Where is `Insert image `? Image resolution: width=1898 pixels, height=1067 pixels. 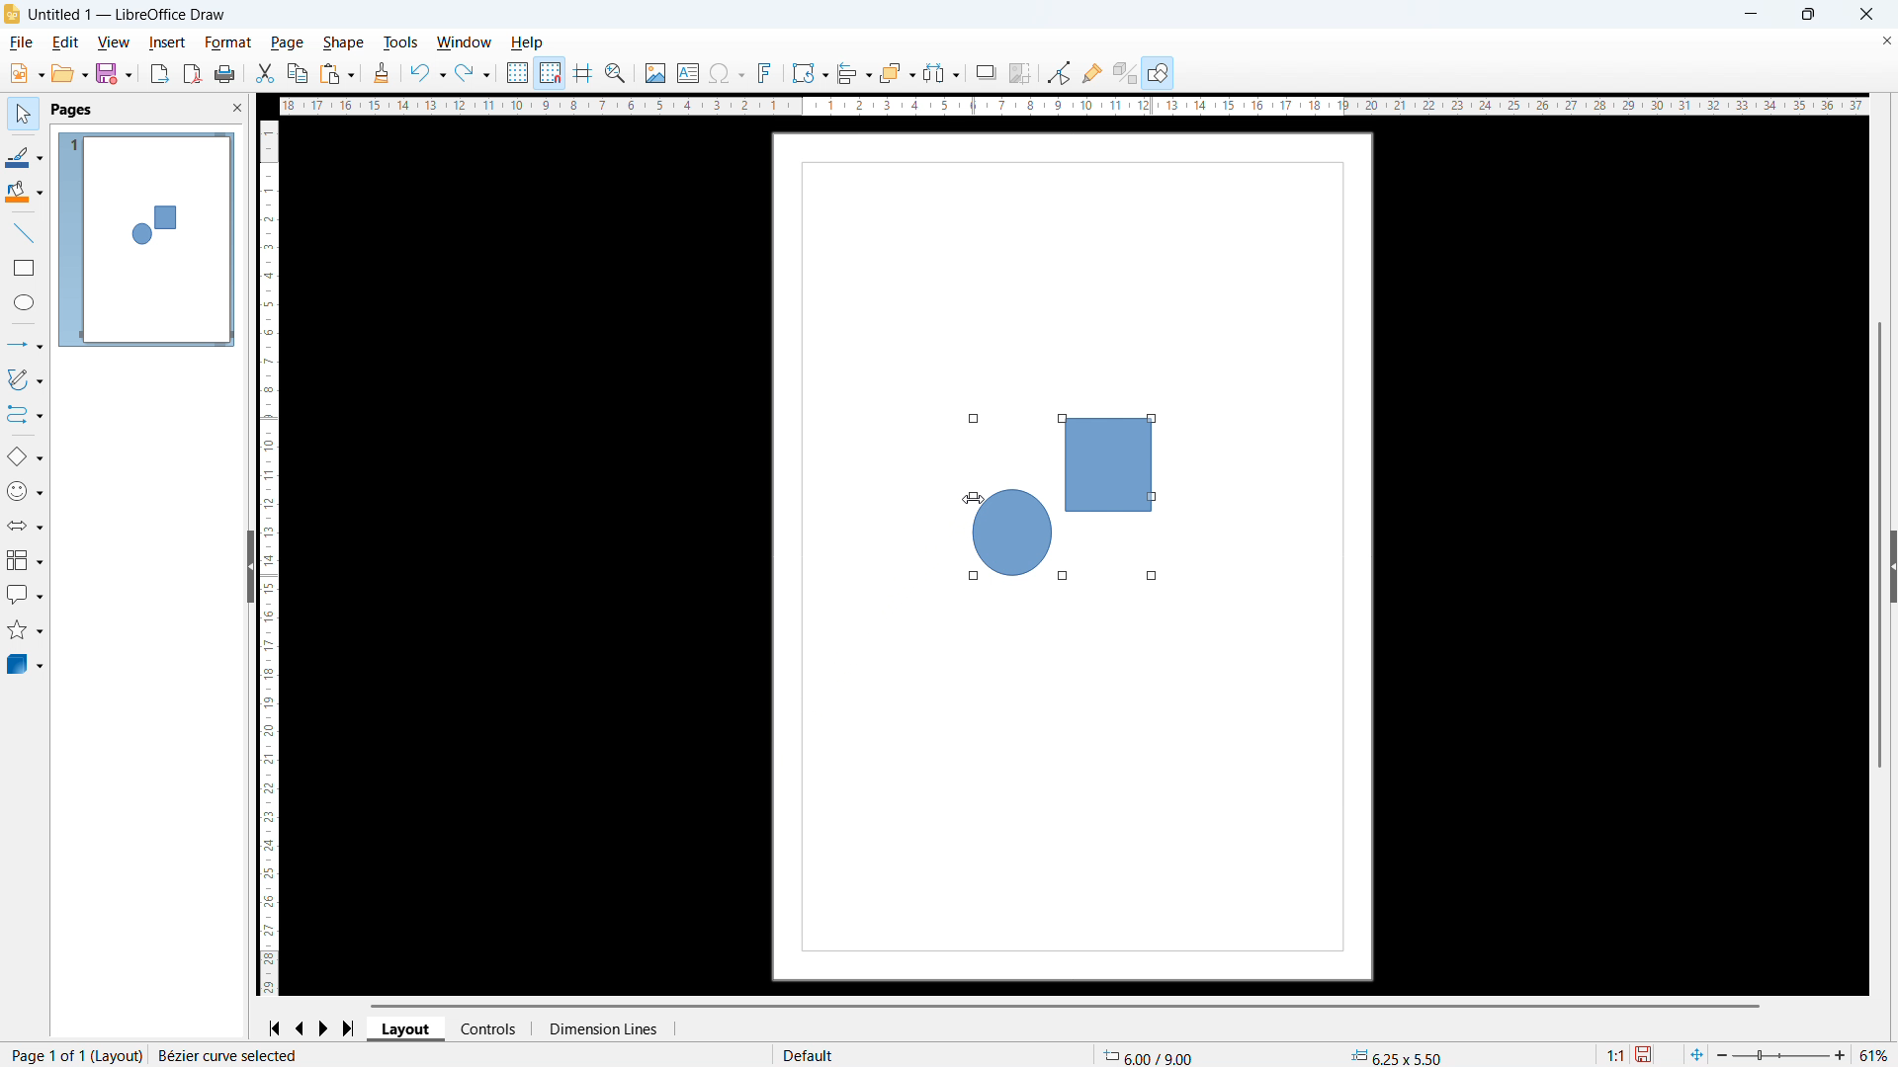 Insert image  is located at coordinates (657, 72).